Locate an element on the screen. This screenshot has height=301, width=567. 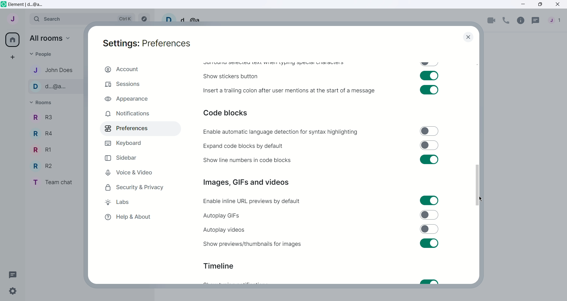
Images, GIFs and videos is located at coordinates (246, 182).